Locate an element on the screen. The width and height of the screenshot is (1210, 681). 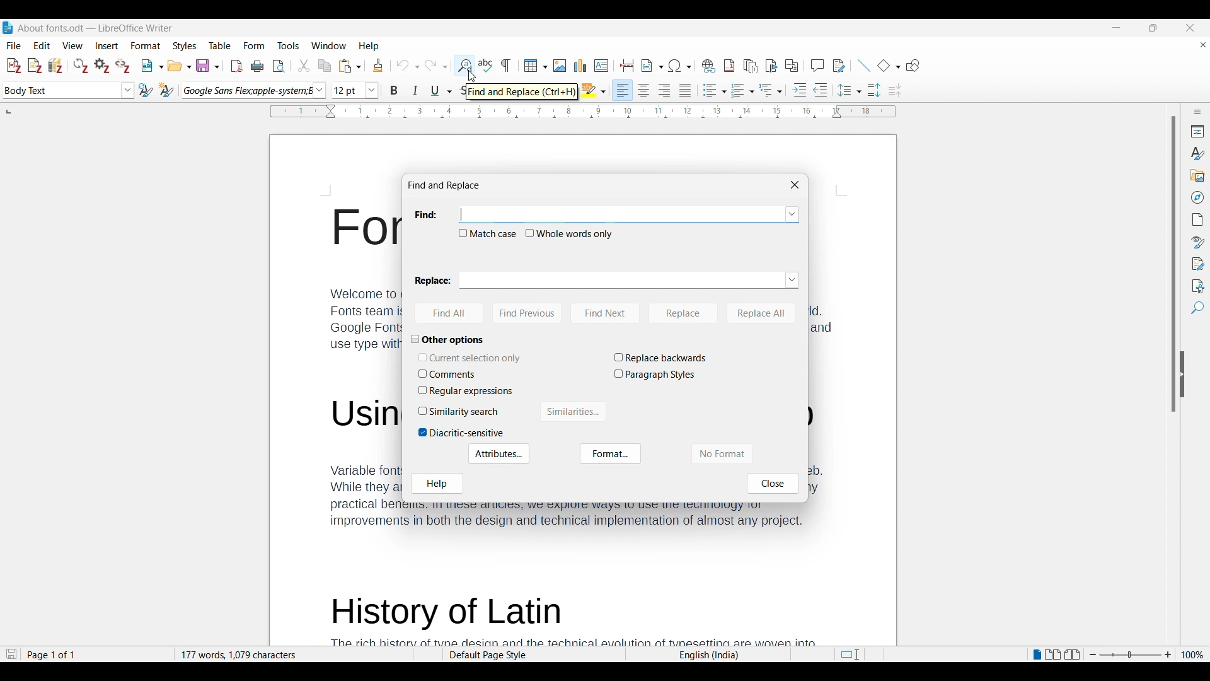
Insert image is located at coordinates (560, 66).